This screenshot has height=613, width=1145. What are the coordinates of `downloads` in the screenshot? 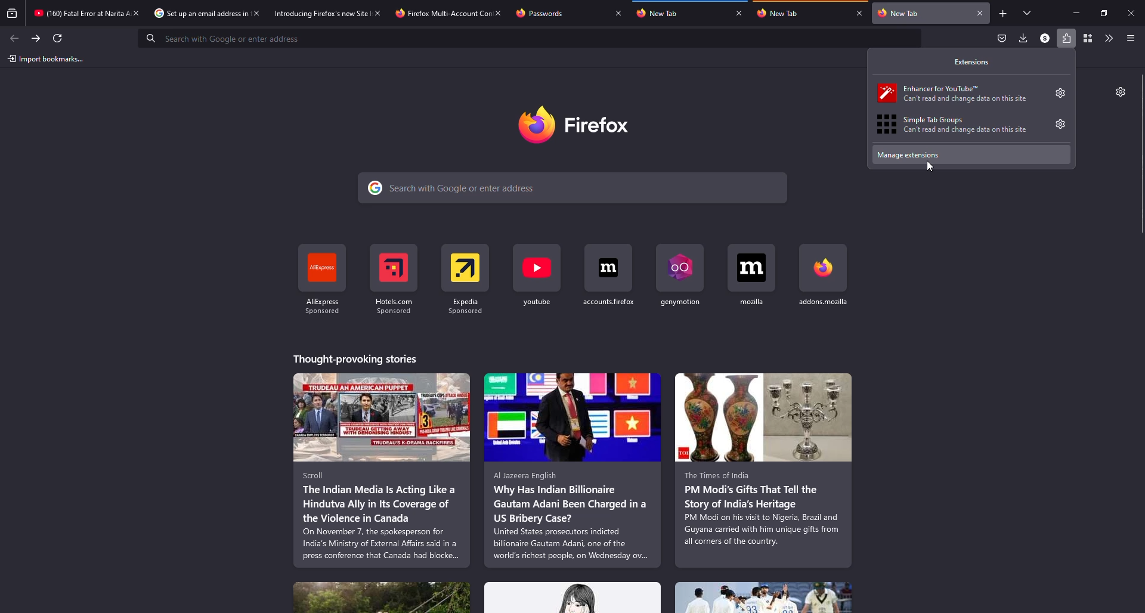 It's located at (1022, 38).